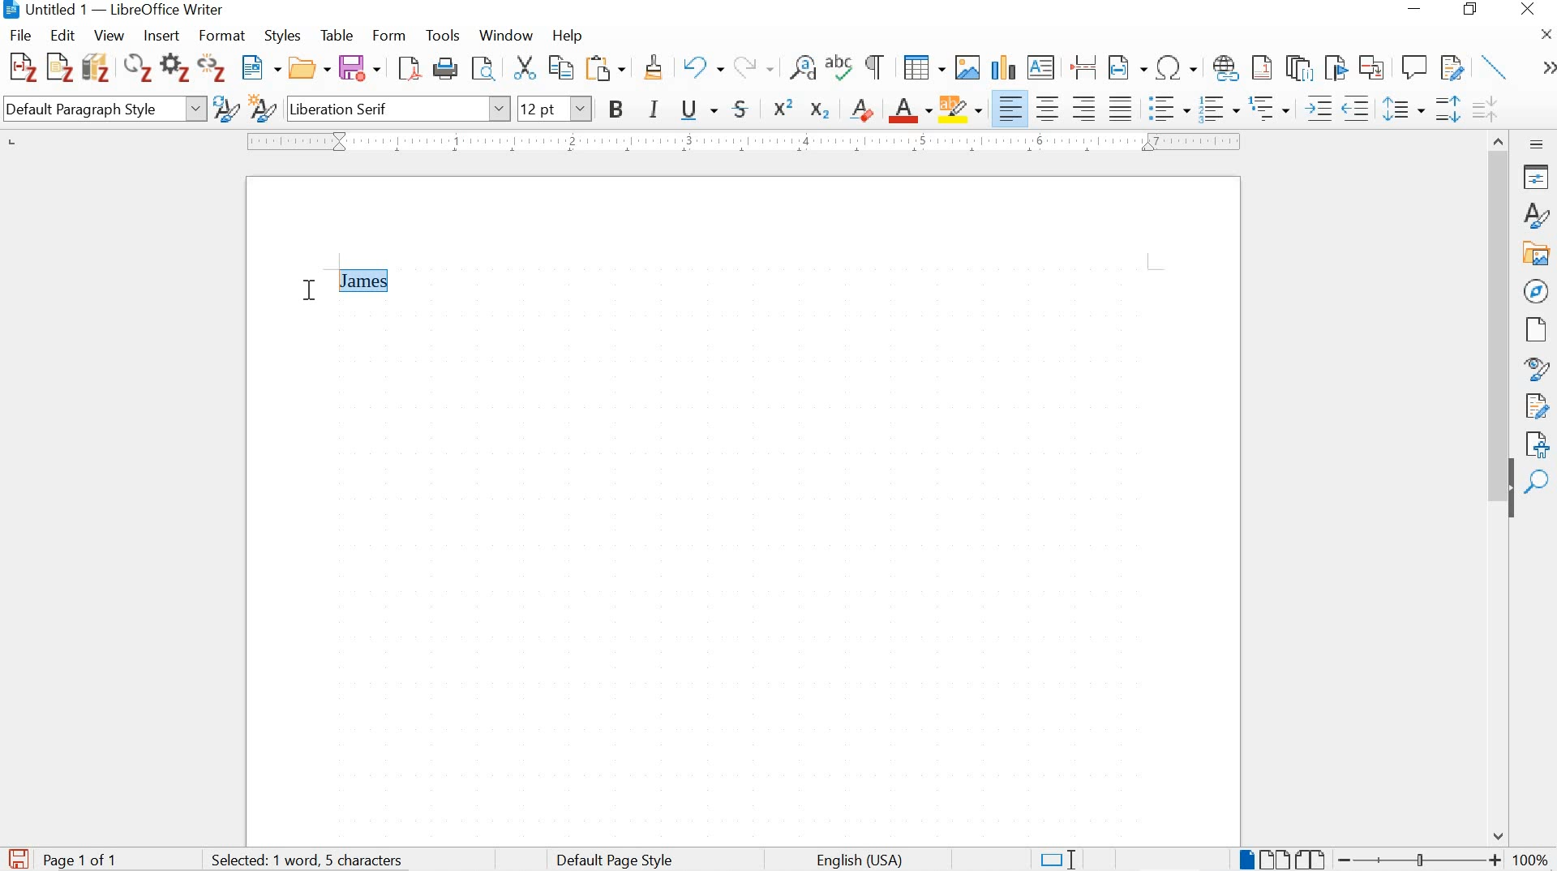 The image size is (1557, 871). What do you see at coordinates (785, 107) in the screenshot?
I see `superscript` at bounding box center [785, 107].